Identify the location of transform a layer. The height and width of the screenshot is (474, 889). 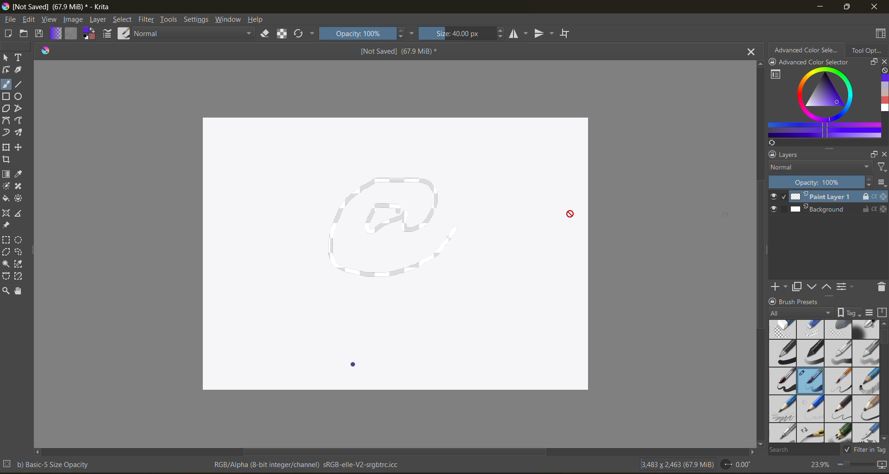
(6, 147).